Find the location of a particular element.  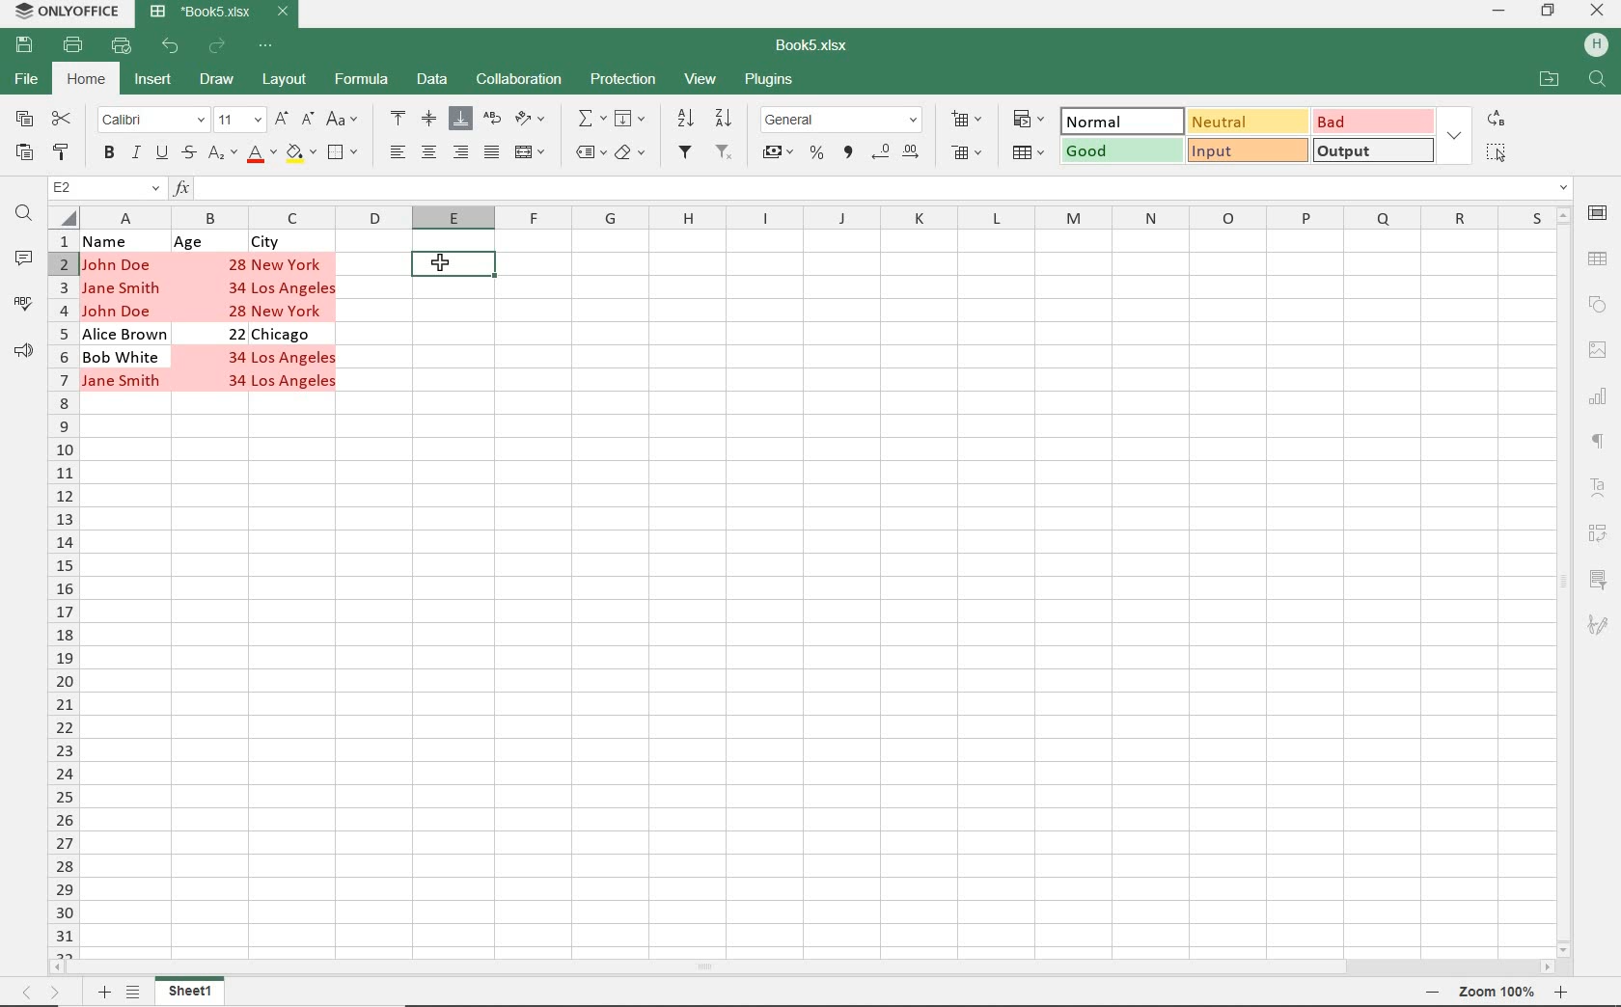

PARAGRAPH SETTINGS is located at coordinates (1598, 440).